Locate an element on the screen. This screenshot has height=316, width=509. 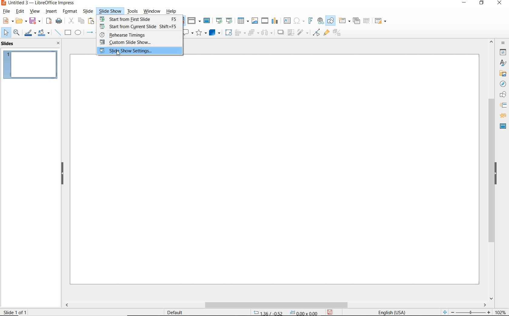
COPY is located at coordinates (81, 21).